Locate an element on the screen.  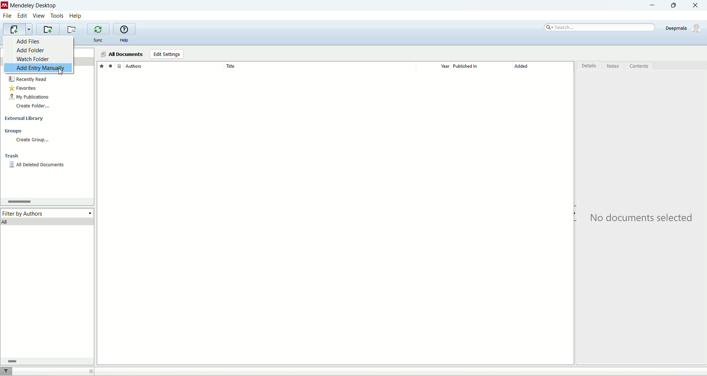
read/unread is located at coordinates (109, 65).